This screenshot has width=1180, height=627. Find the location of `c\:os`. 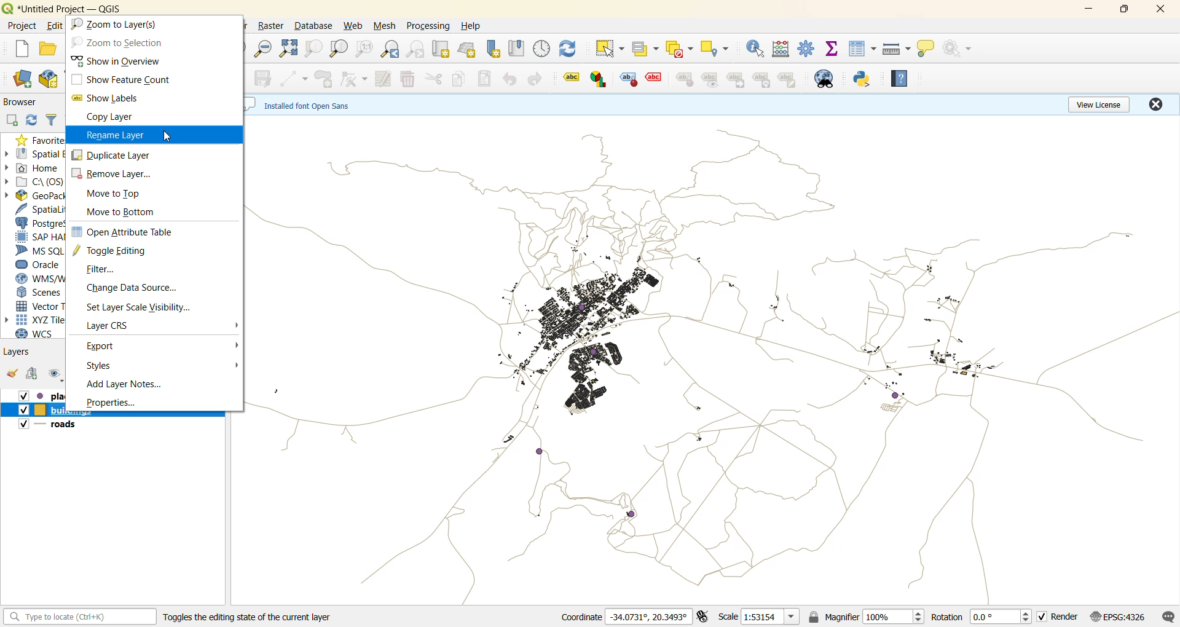

c\:os is located at coordinates (36, 183).